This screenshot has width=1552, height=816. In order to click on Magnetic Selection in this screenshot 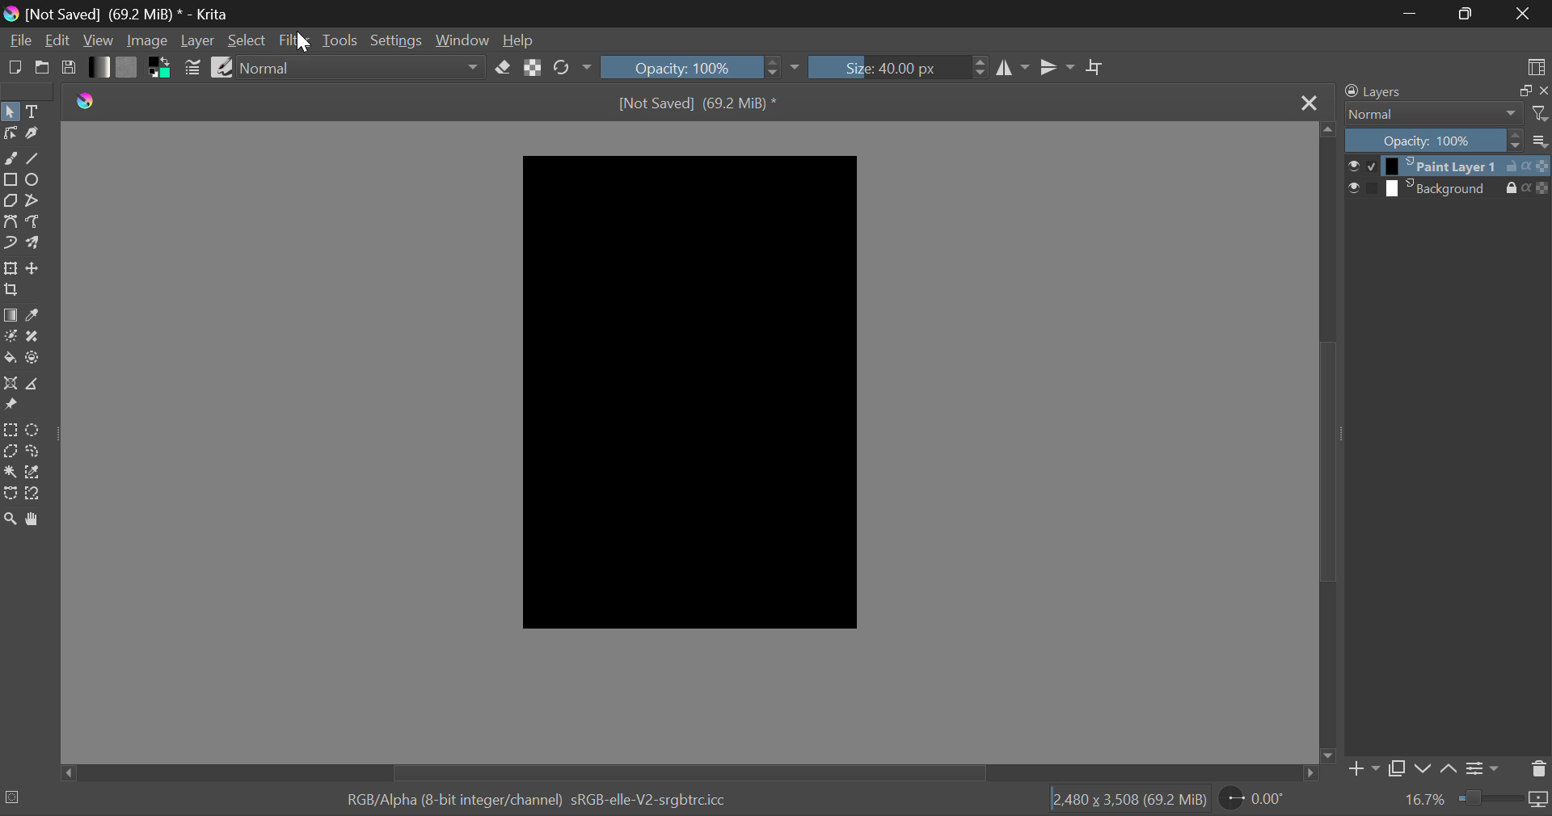, I will do `click(37, 494)`.